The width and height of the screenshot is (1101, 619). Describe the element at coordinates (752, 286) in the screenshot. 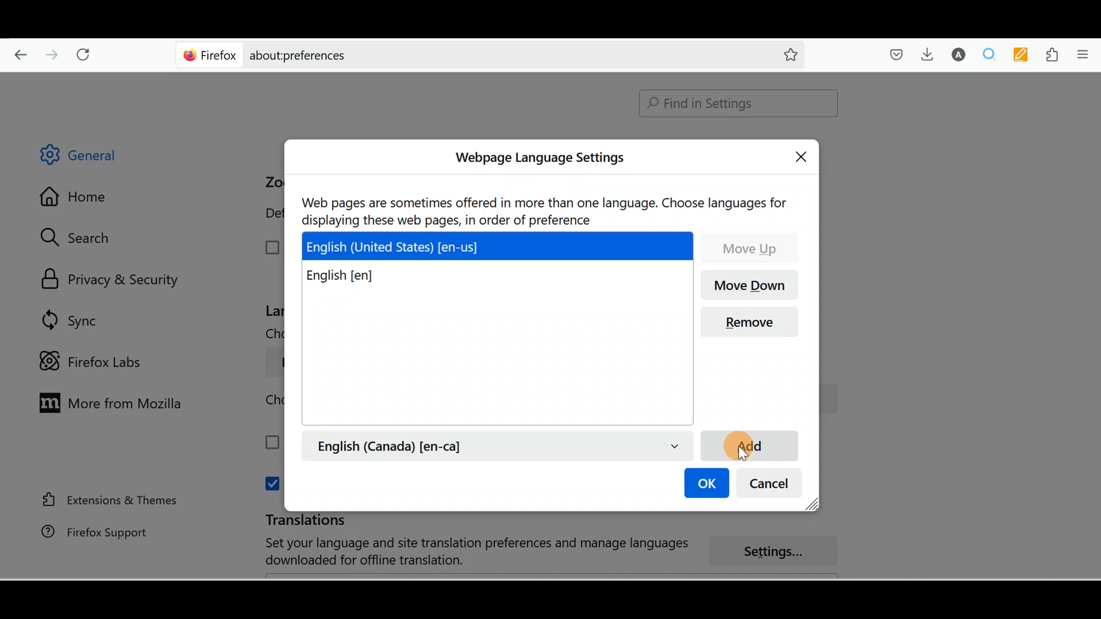

I see `Move down` at that location.